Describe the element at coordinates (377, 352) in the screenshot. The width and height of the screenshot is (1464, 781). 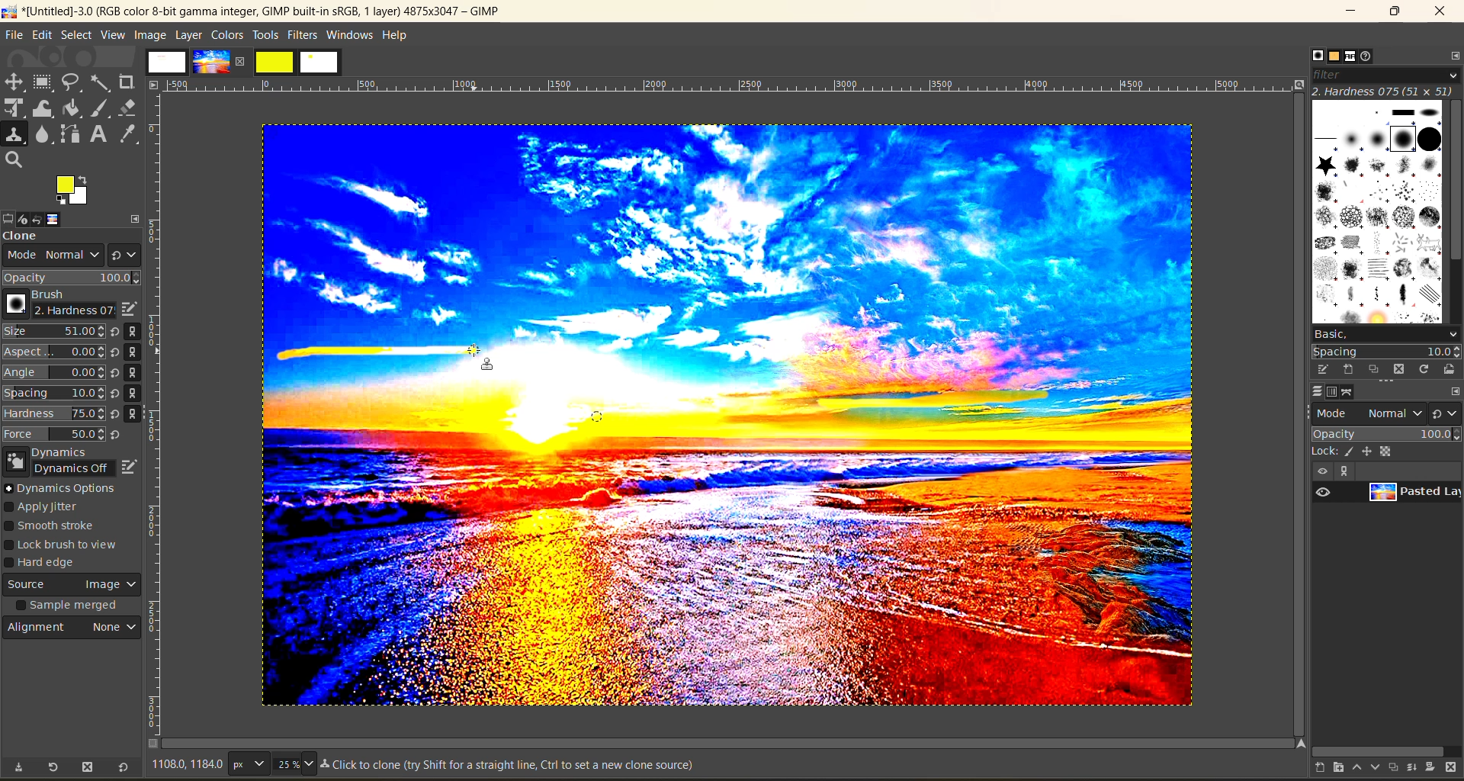
I see `cloned area` at that location.